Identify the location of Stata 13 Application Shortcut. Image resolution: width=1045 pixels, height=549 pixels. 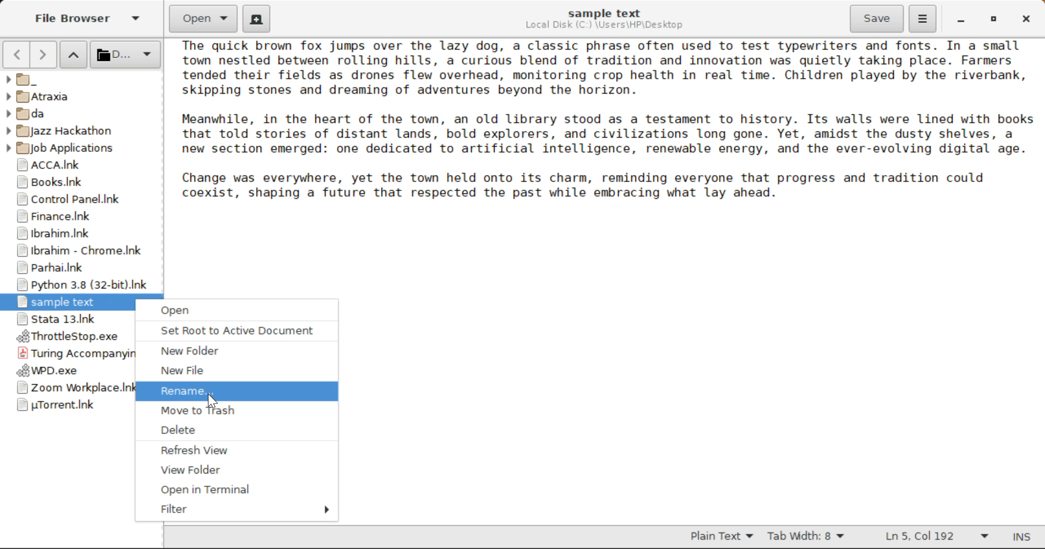
(66, 319).